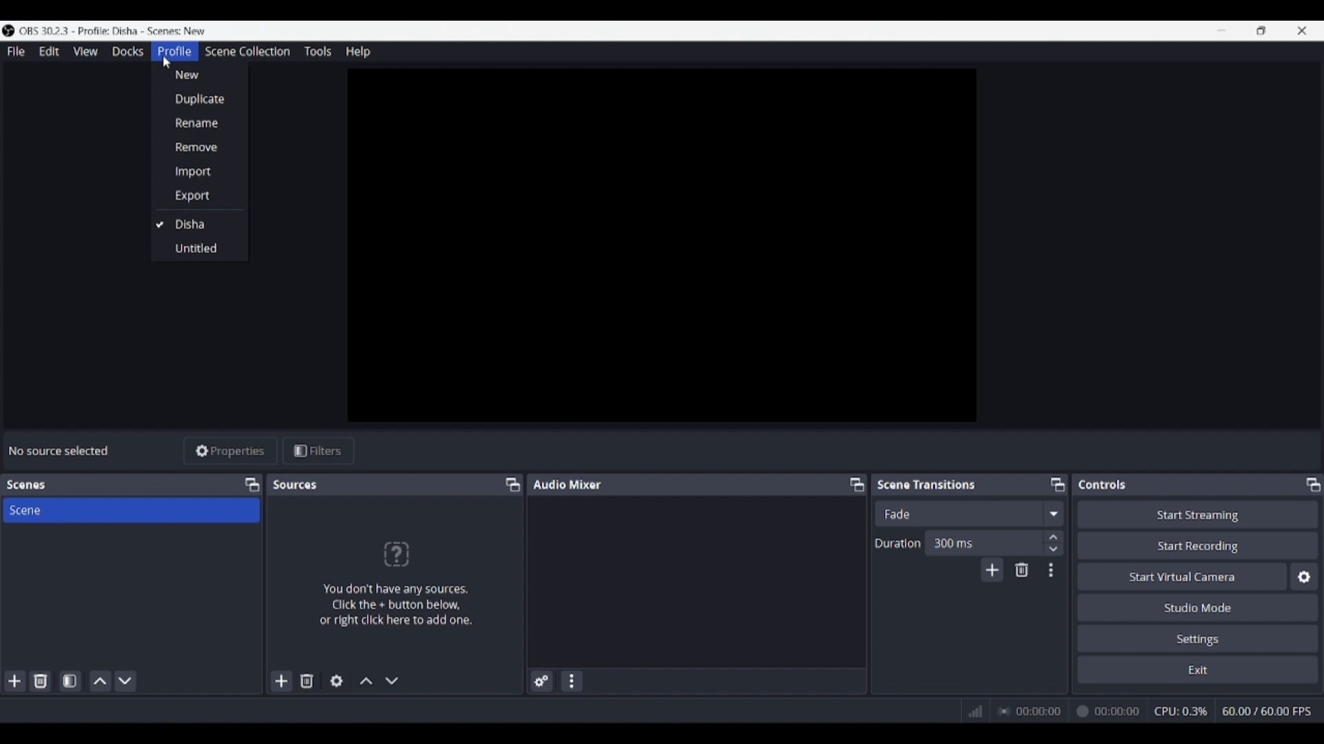  Describe the element at coordinates (1054, 542) in the screenshot. I see `Increase/Decrease duration` at that location.